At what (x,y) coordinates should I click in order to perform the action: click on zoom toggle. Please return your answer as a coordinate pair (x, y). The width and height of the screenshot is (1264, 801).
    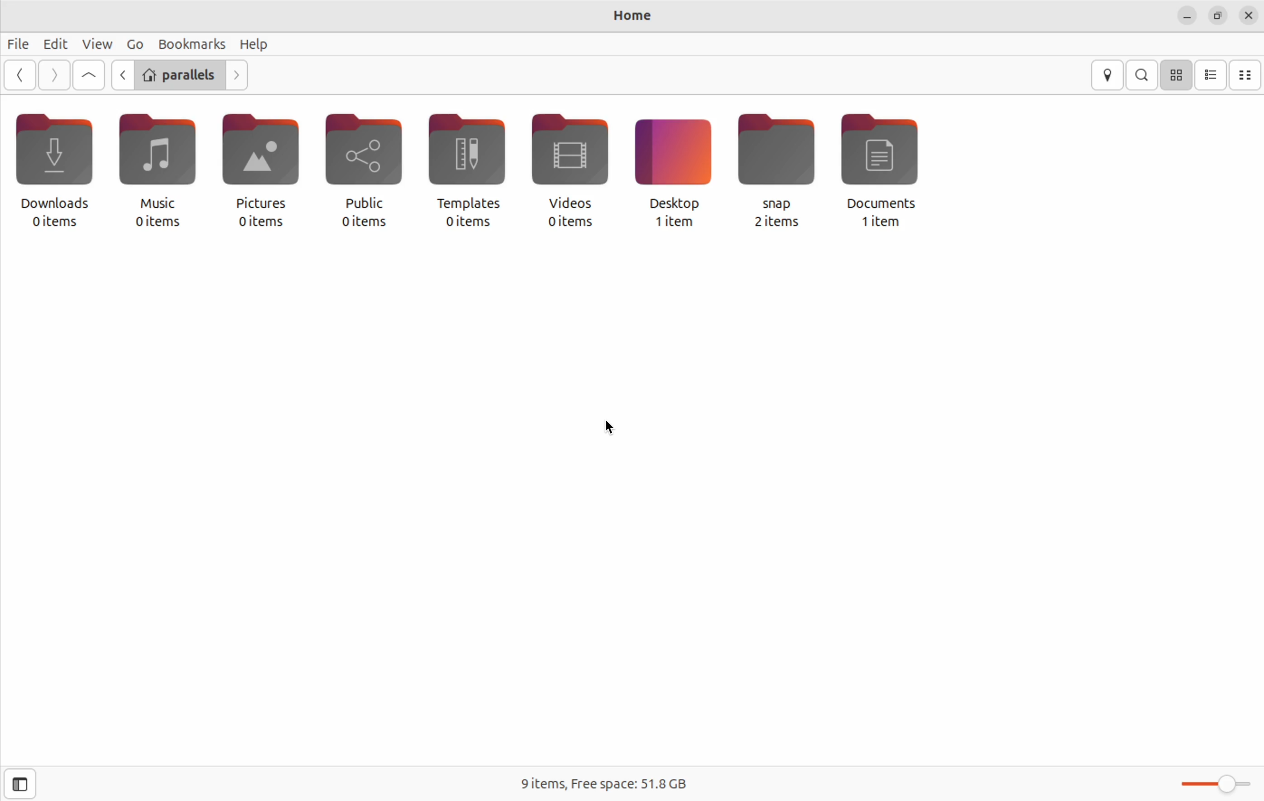
    Looking at the image, I should click on (1218, 786).